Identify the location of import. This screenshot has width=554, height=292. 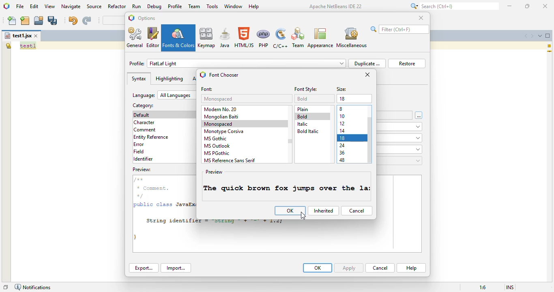
(176, 268).